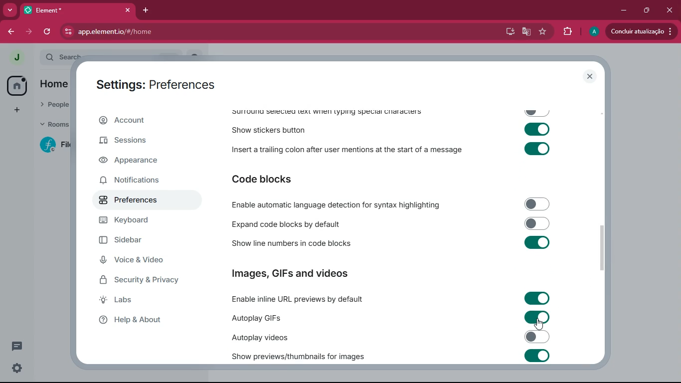 The width and height of the screenshot is (681, 383). I want to click on Show stickers button, so click(391, 131).